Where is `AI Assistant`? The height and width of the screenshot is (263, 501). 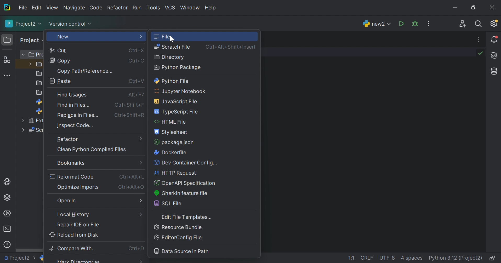 AI Assistant is located at coordinates (495, 56).